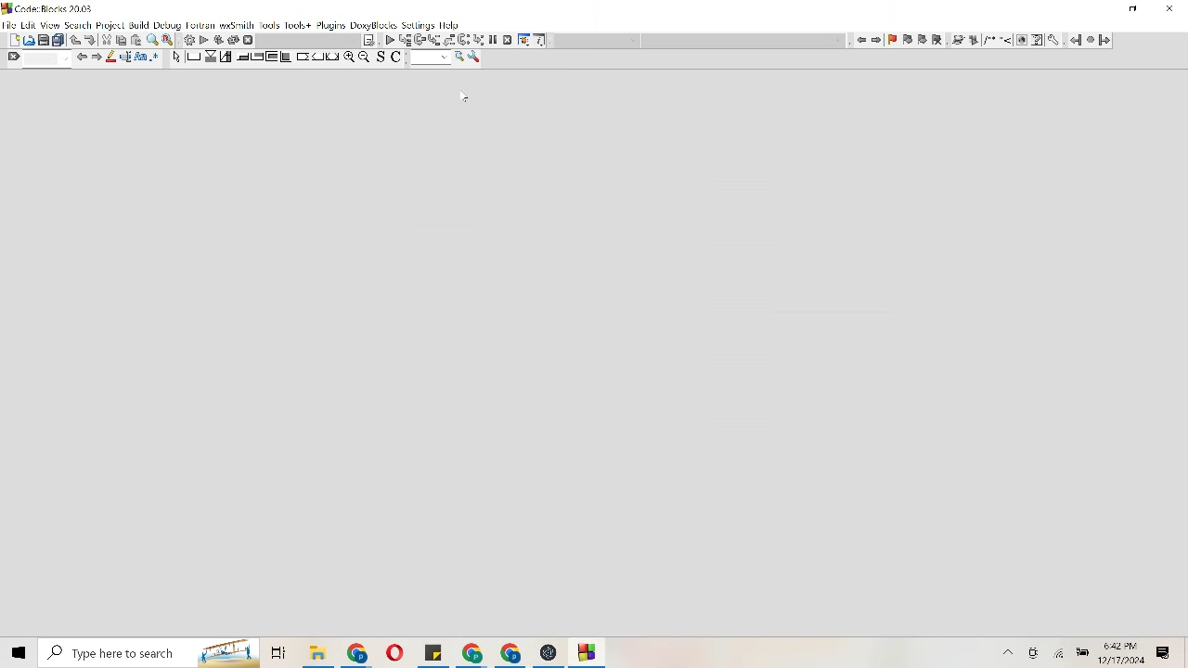  What do you see at coordinates (298, 26) in the screenshot?
I see `Tools+` at bounding box center [298, 26].